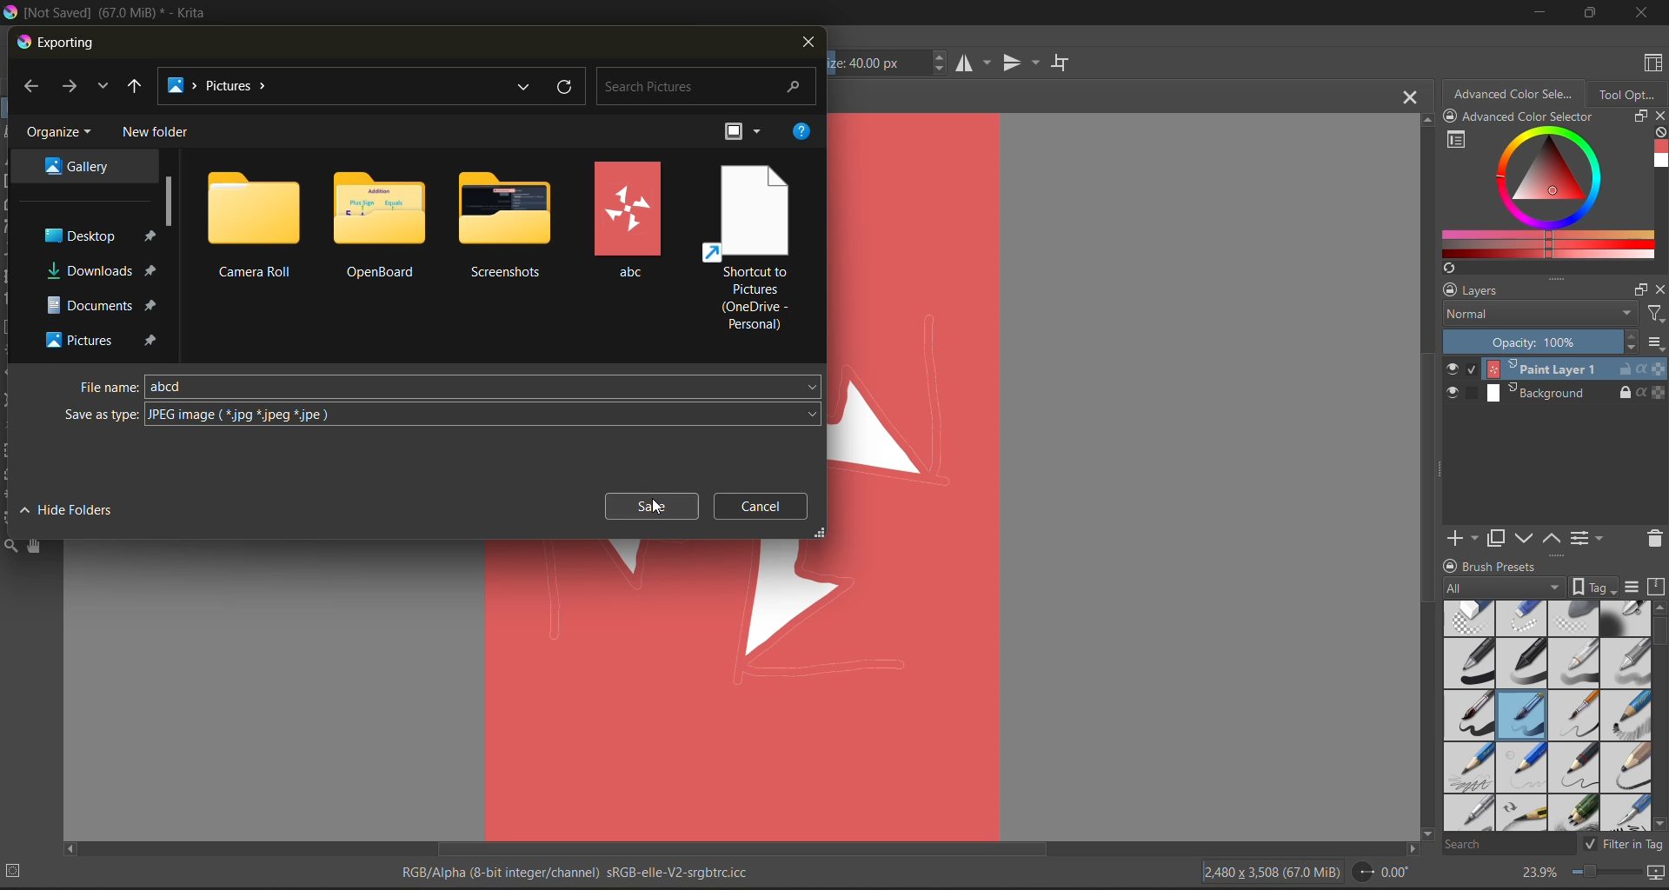 The height and width of the screenshot is (890, 1669). What do you see at coordinates (1533, 587) in the screenshot?
I see `tag` at bounding box center [1533, 587].